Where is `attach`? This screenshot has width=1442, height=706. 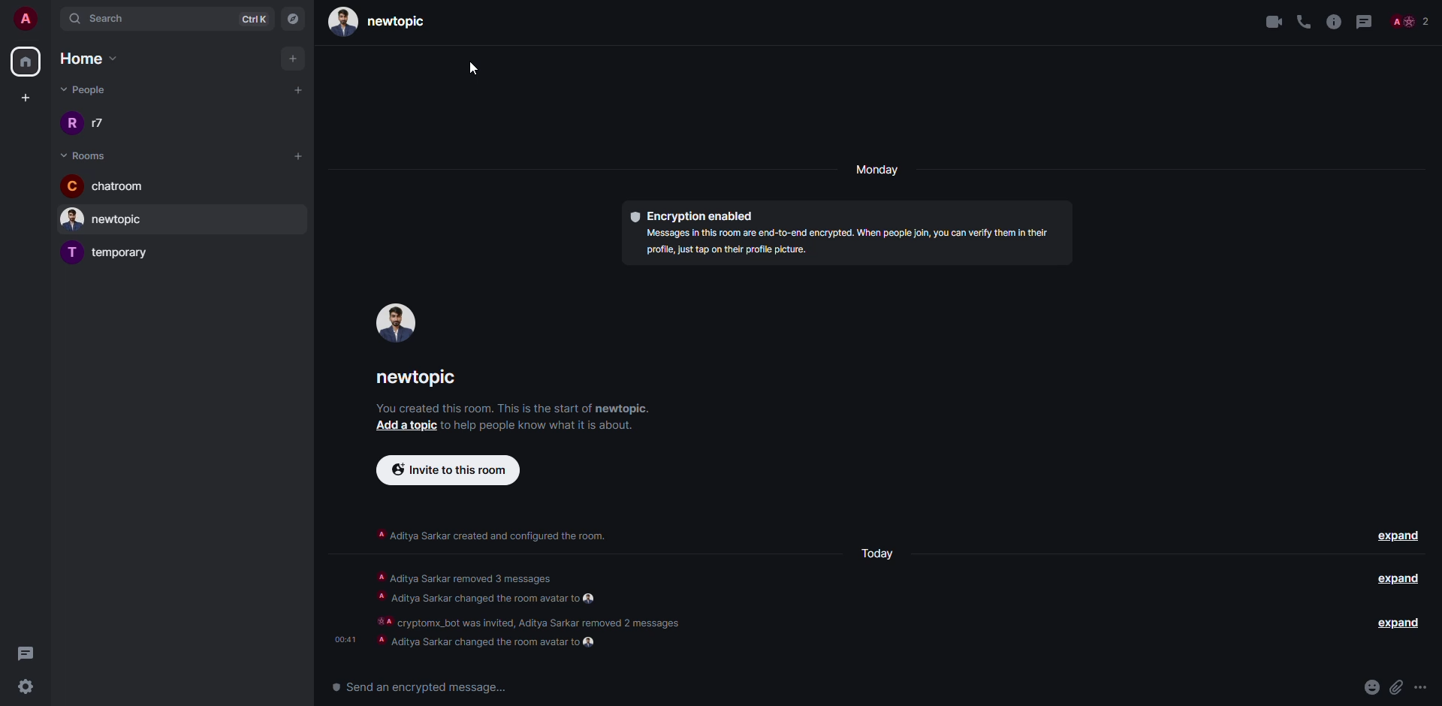 attach is located at coordinates (1397, 686).